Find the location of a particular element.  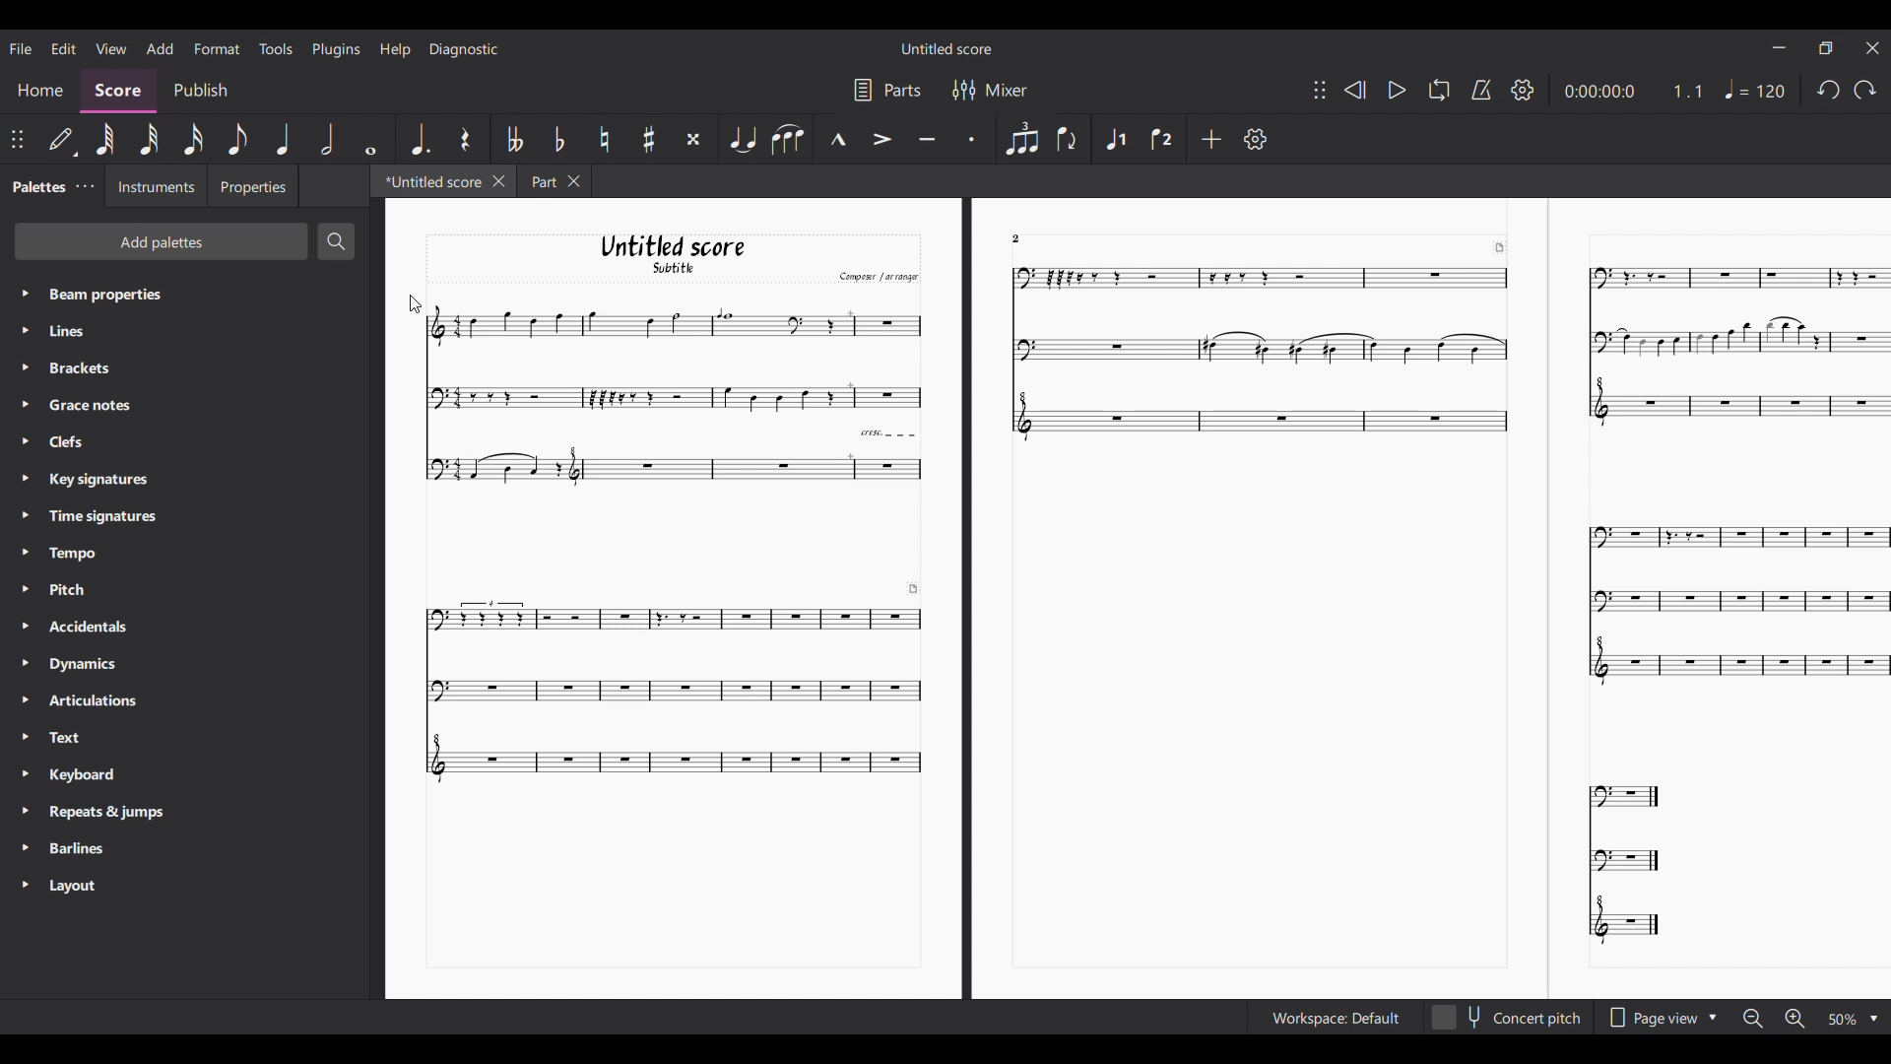

Add is located at coordinates (160, 49).